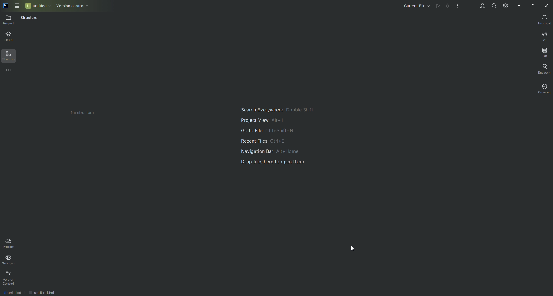  I want to click on Learn, so click(11, 37).